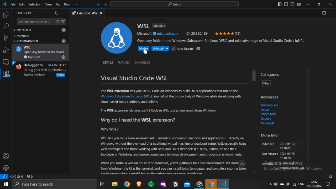 The height and width of the screenshot is (189, 336). I want to click on 121020, so click(286, 159).